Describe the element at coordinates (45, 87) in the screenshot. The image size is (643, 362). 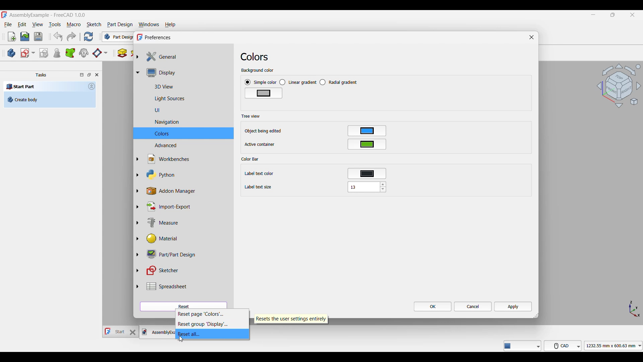
I see `Start Part - section title` at that location.